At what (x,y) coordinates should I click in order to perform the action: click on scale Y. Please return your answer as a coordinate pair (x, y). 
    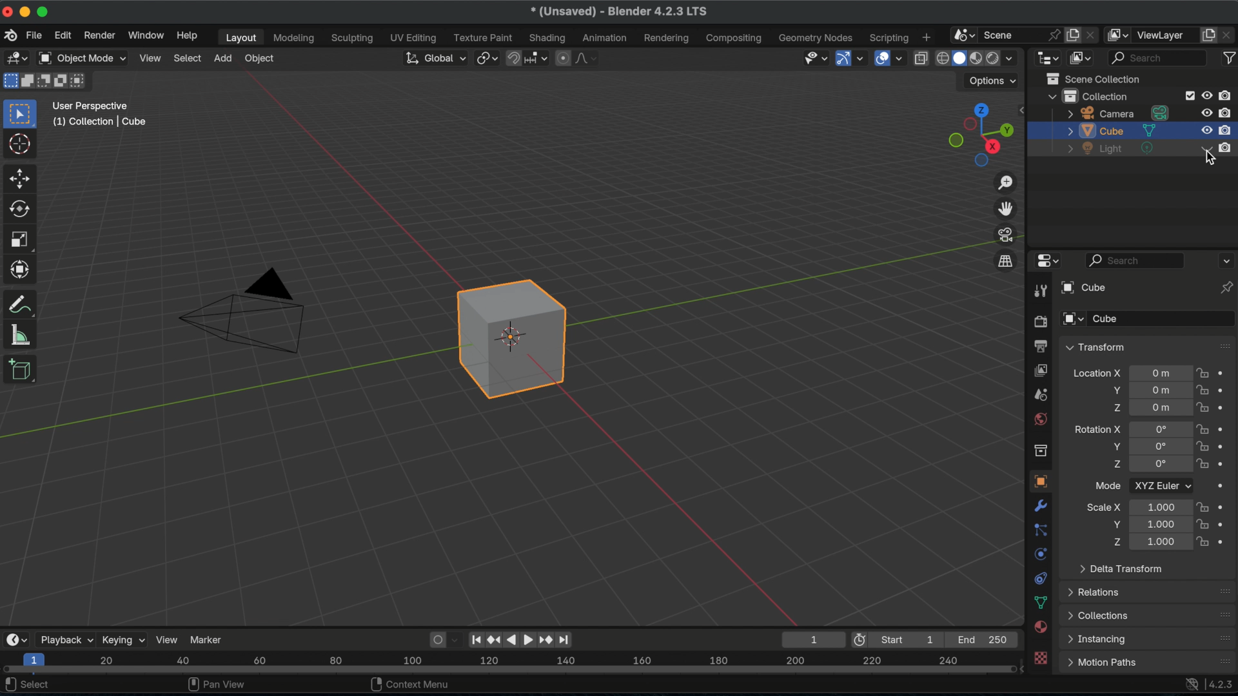
    Looking at the image, I should click on (1113, 524).